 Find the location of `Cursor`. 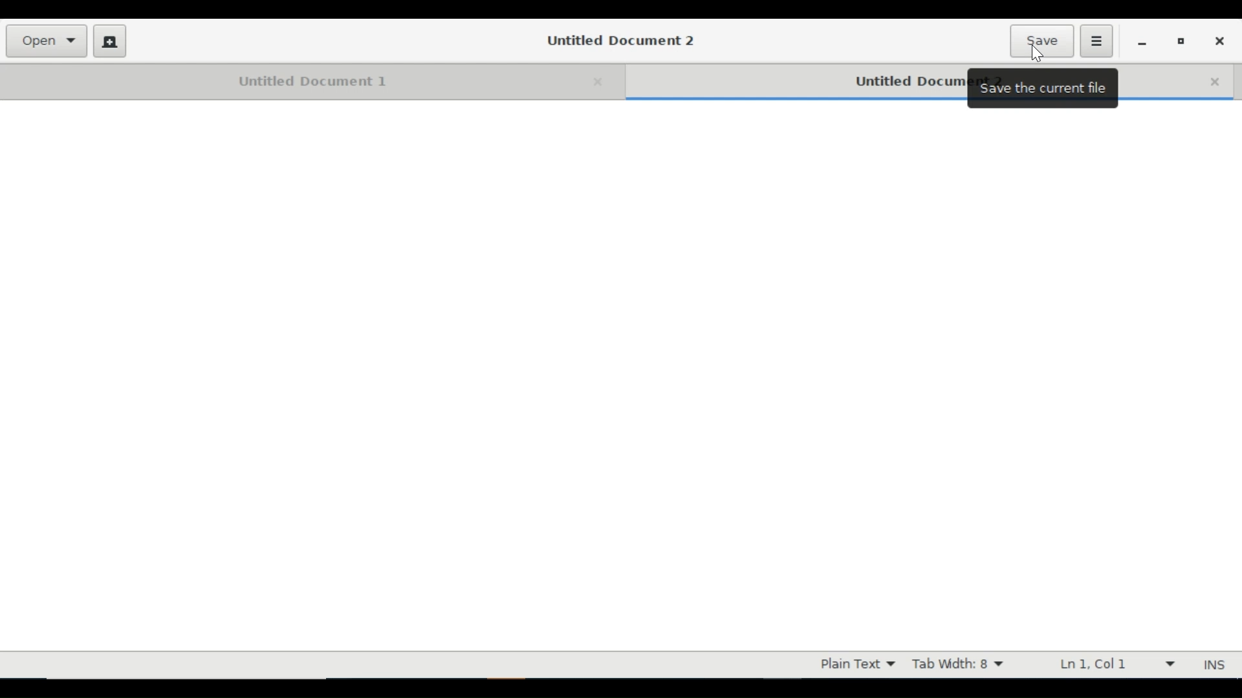

Cursor is located at coordinates (1037, 53).